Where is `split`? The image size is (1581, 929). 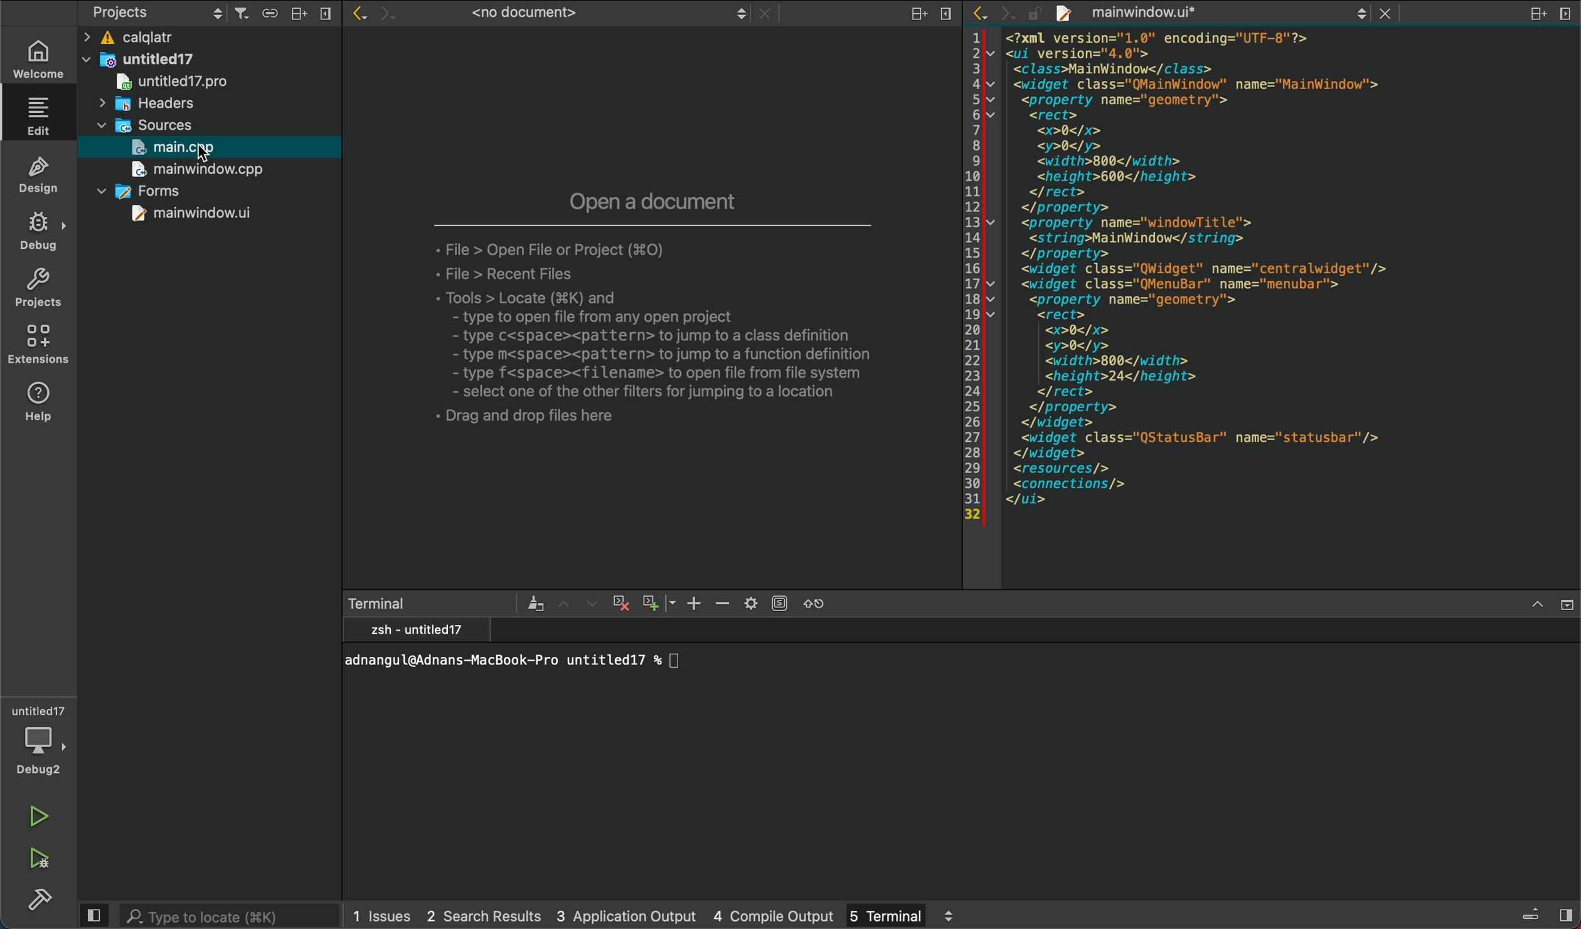
split is located at coordinates (920, 15).